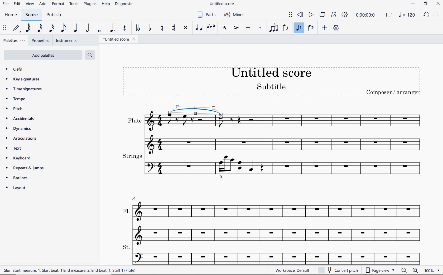 The height and width of the screenshot is (275, 443). What do you see at coordinates (55, 15) in the screenshot?
I see `PUBLISH` at bounding box center [55, 15].